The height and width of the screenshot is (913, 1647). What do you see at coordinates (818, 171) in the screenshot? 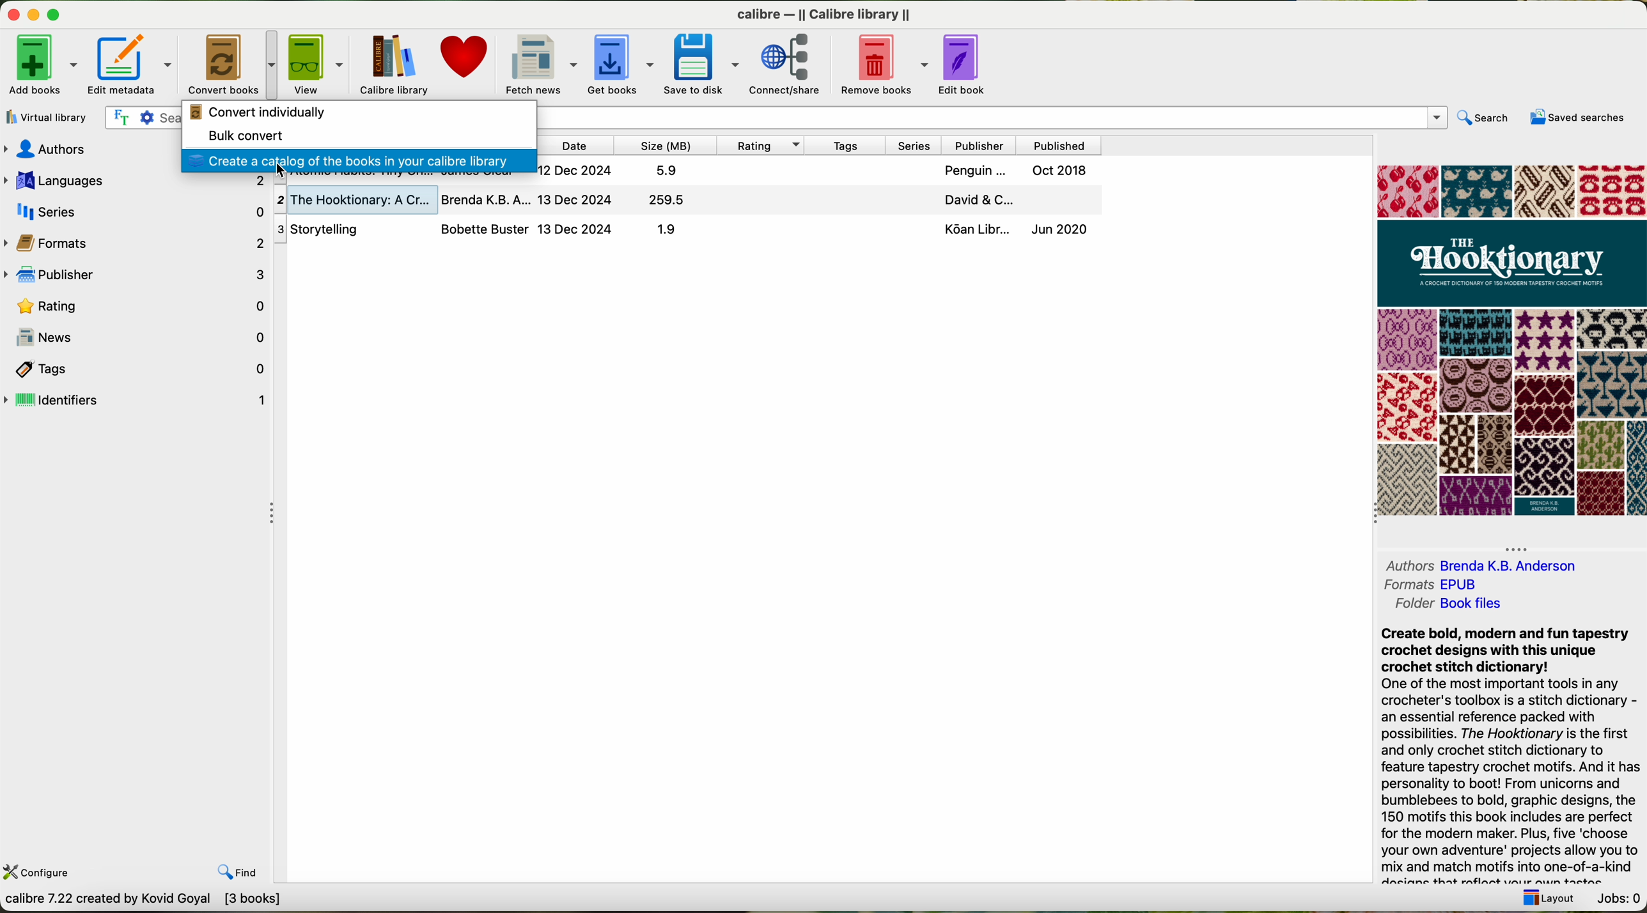
I see `Atomic Habits book details` at bounding box center [818, 171].